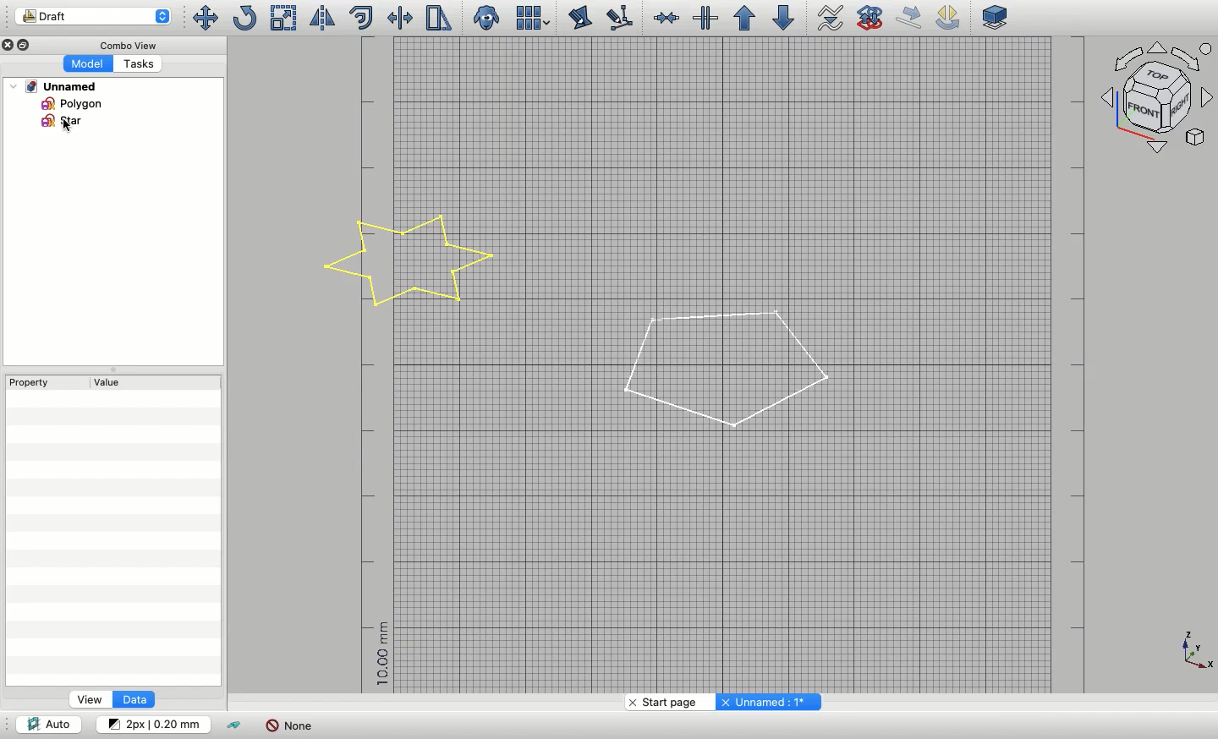 This screenshot has height=739, width=1218. I want to click on Scale, so click(284, 18).